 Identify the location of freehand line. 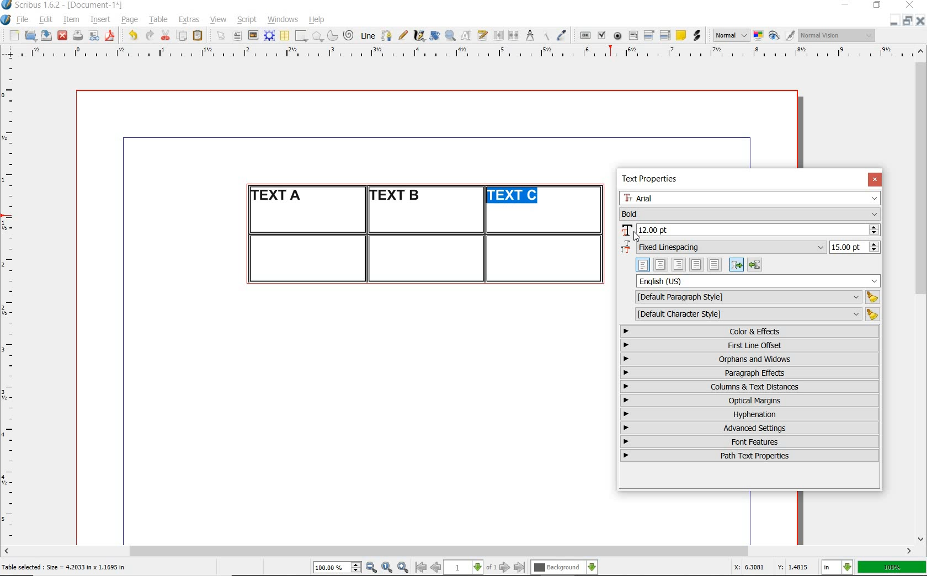
(403, 35).